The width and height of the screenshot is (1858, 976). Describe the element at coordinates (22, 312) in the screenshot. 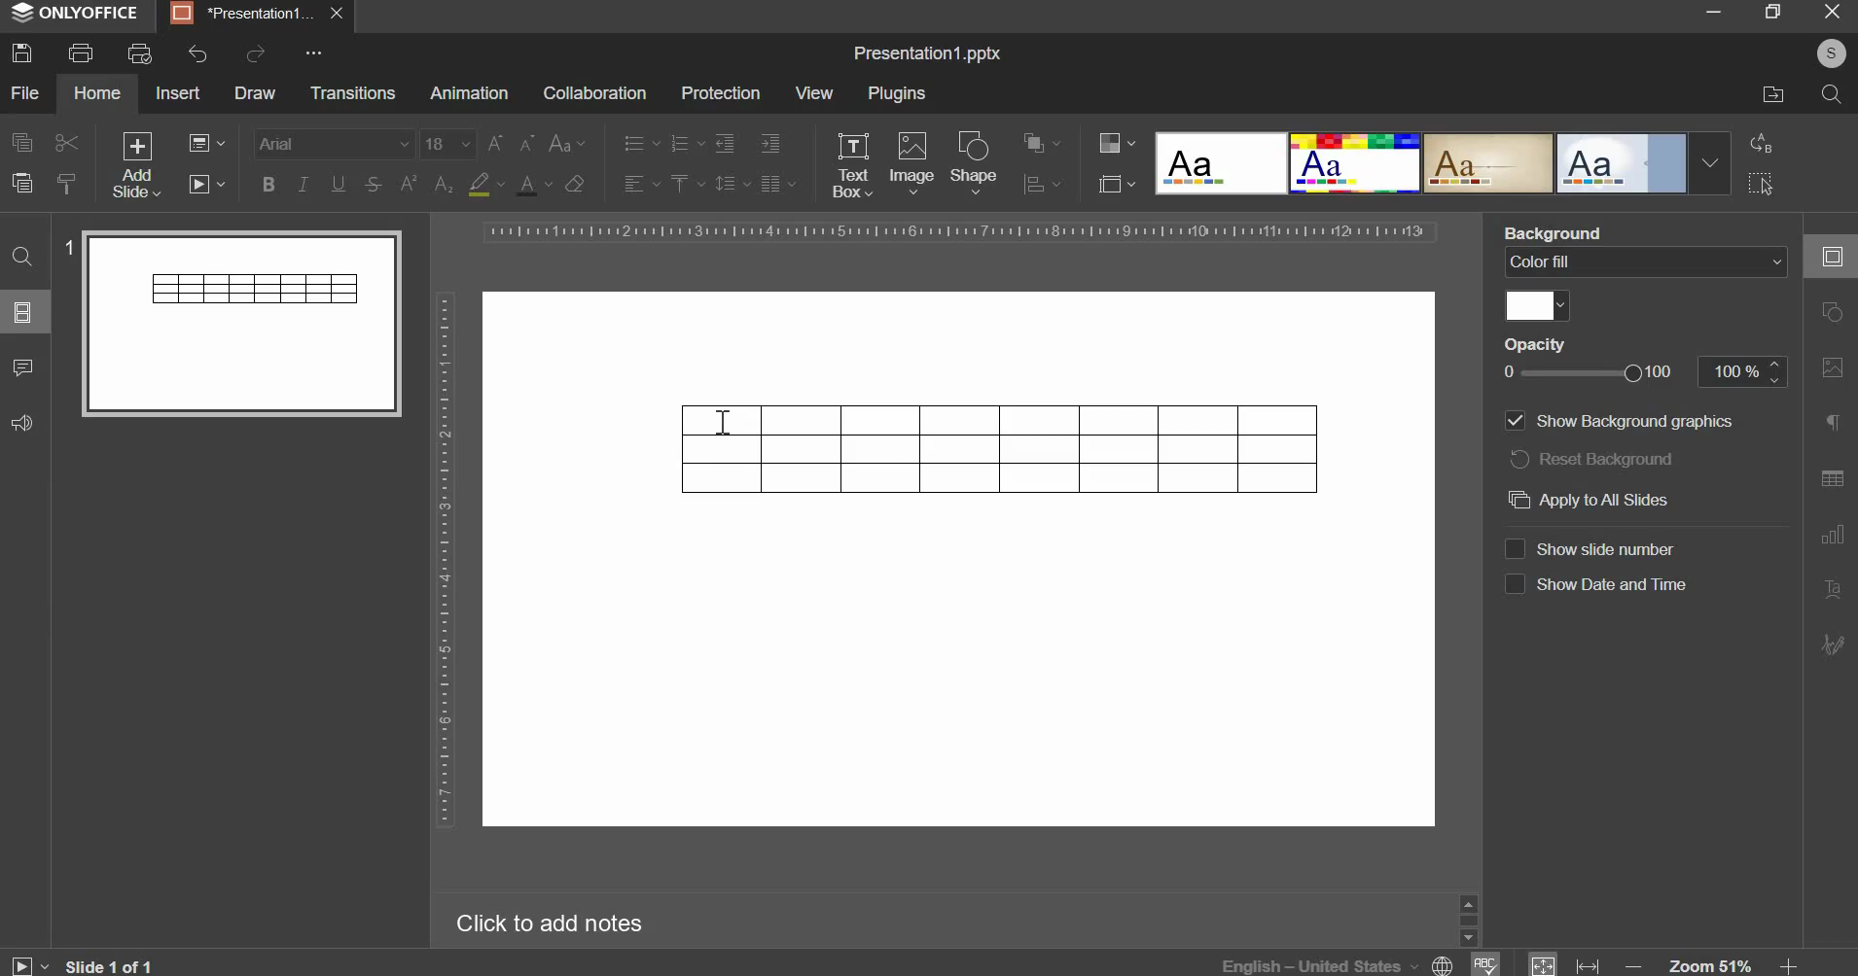

I see `slide menu` at that location.